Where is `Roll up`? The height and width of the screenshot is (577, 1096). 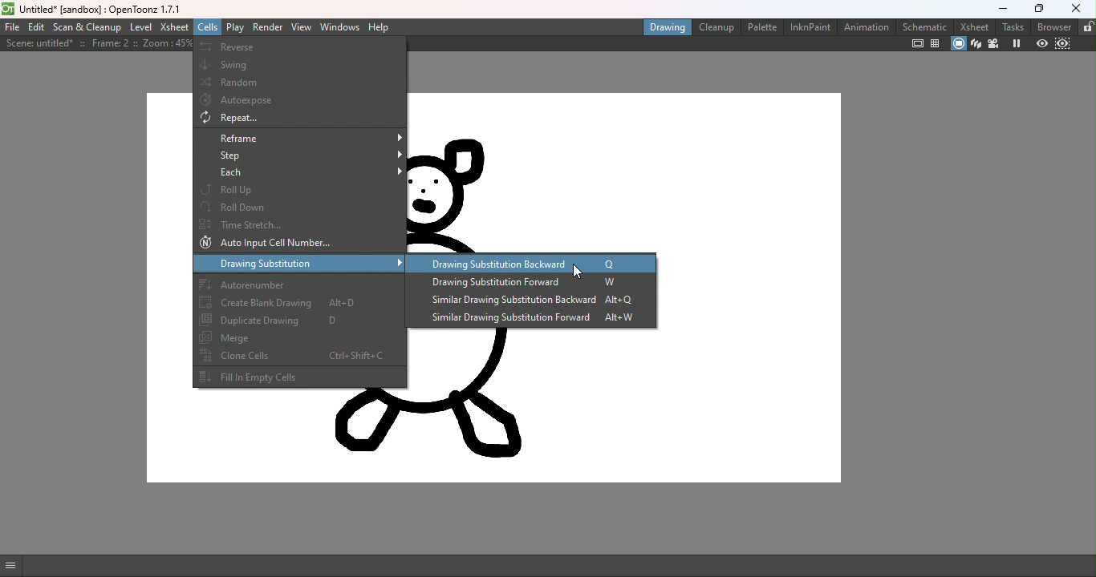
Roll up is located at coordinates (301, 190).